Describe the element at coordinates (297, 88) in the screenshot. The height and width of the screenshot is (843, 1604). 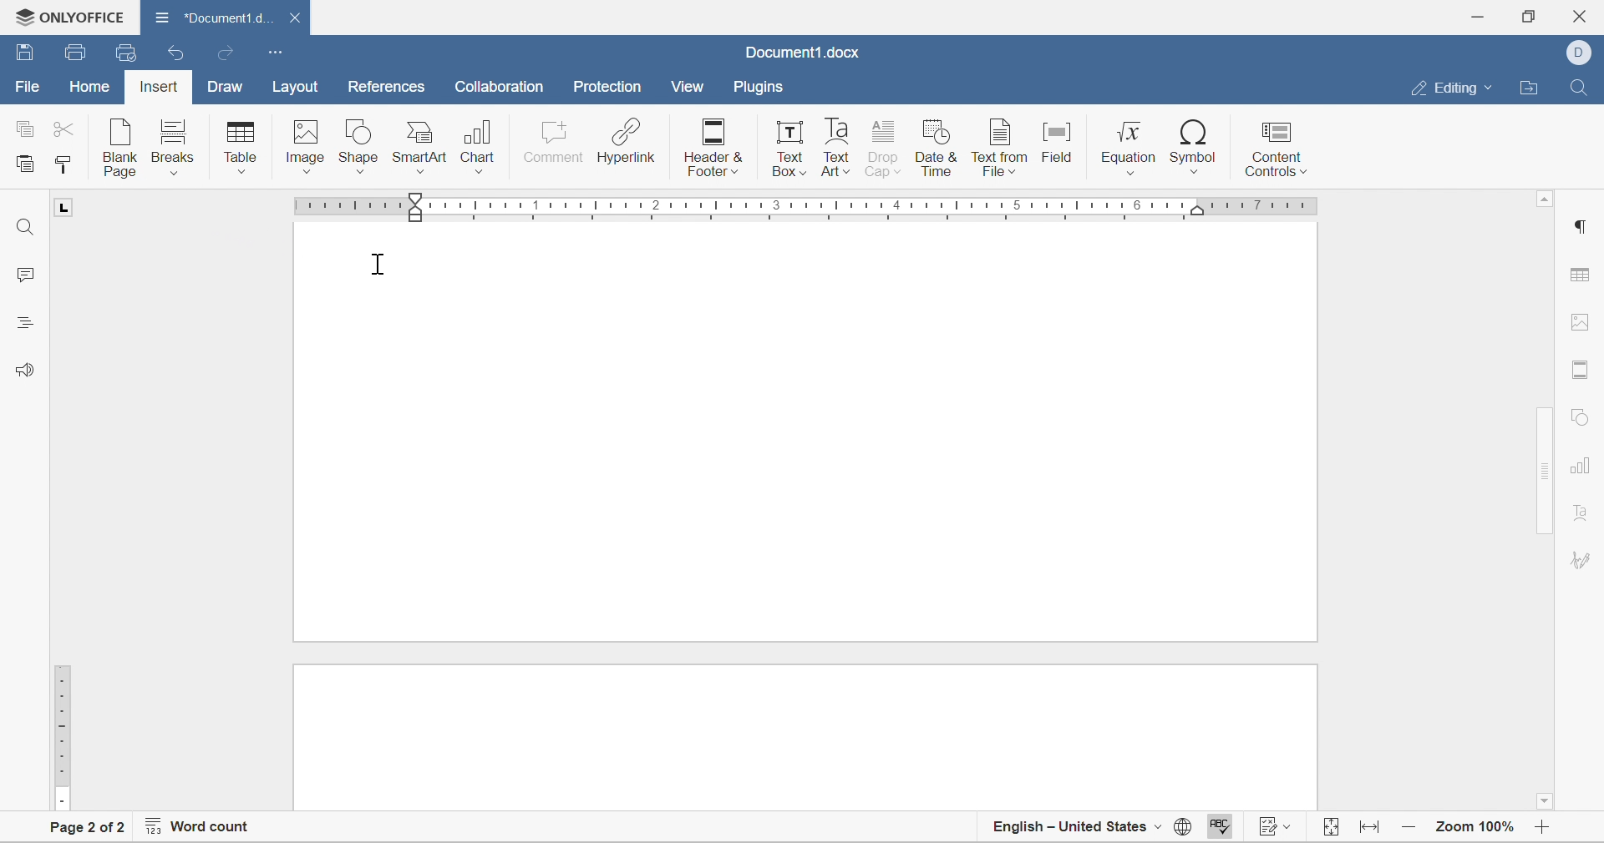
I see `Layout` at that location.